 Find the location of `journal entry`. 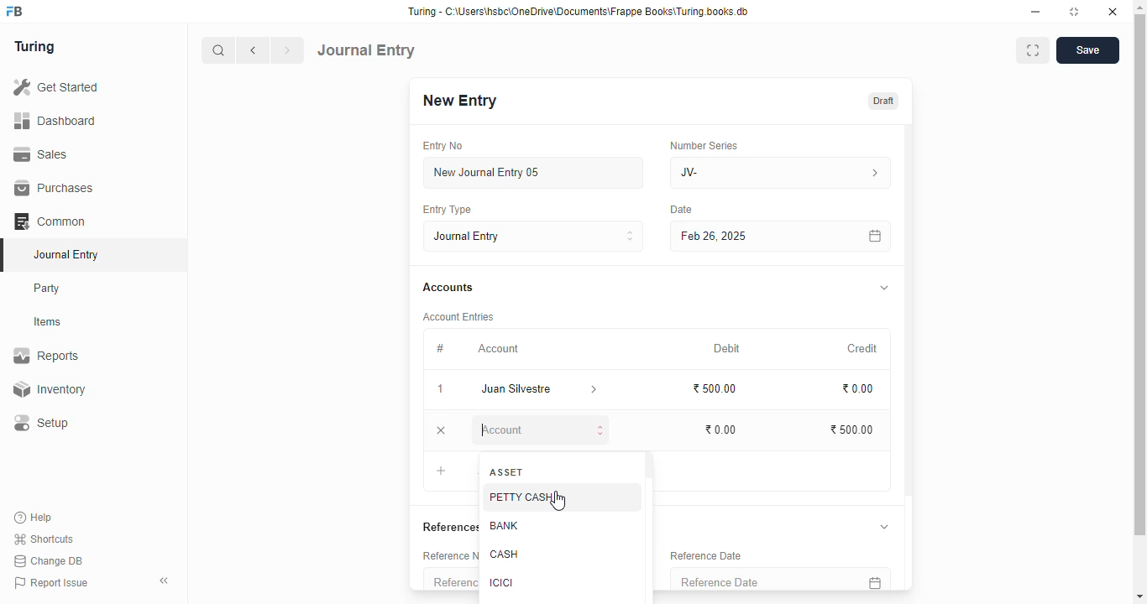

journal entry is located at coordinates (367, 49).